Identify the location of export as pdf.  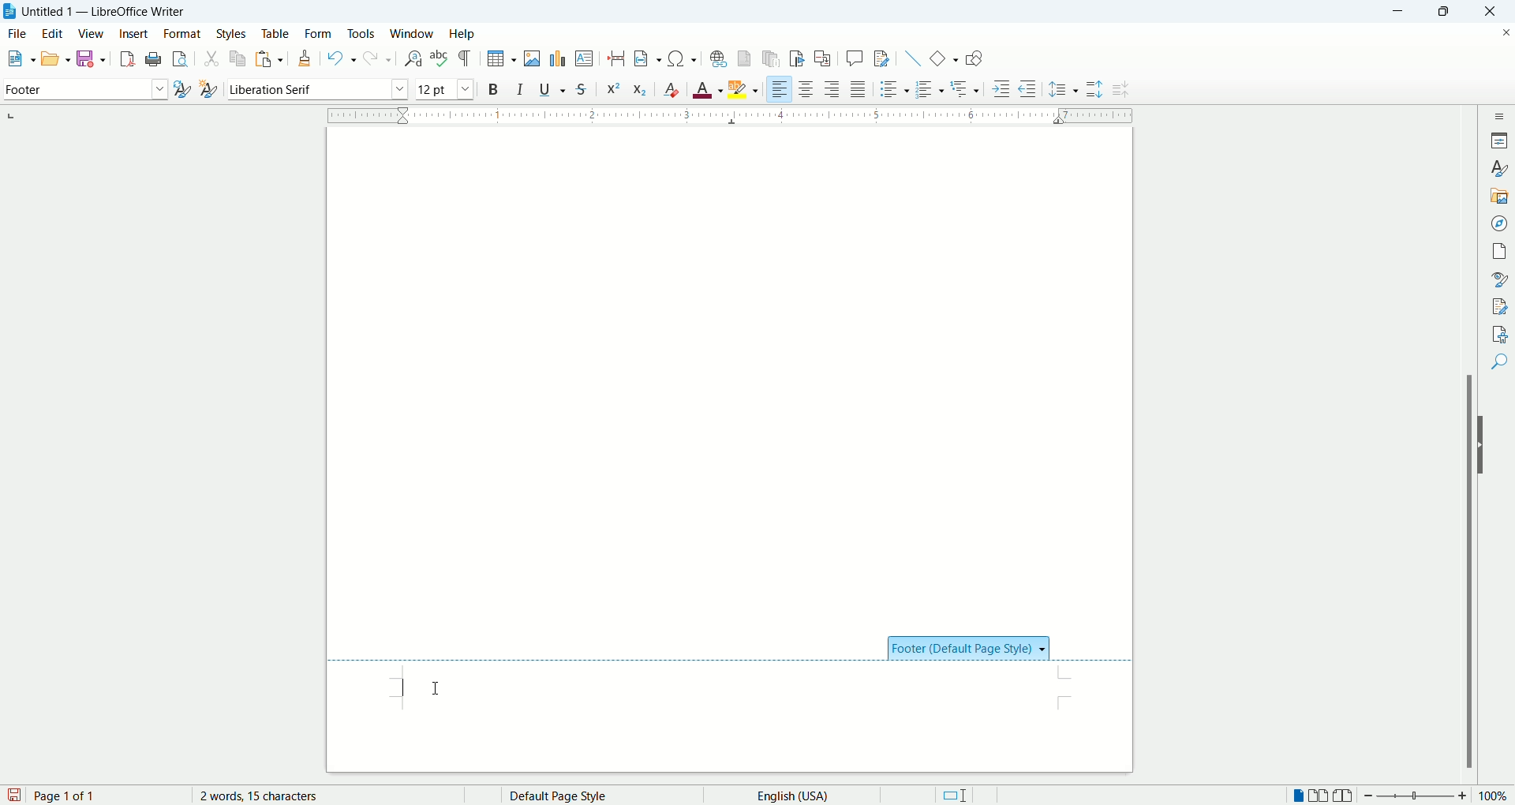
(125, 58).